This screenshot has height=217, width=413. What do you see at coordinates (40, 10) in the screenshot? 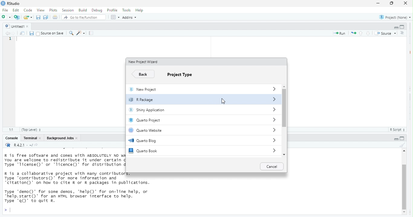
I see `View` at bounding box center [40, 10].